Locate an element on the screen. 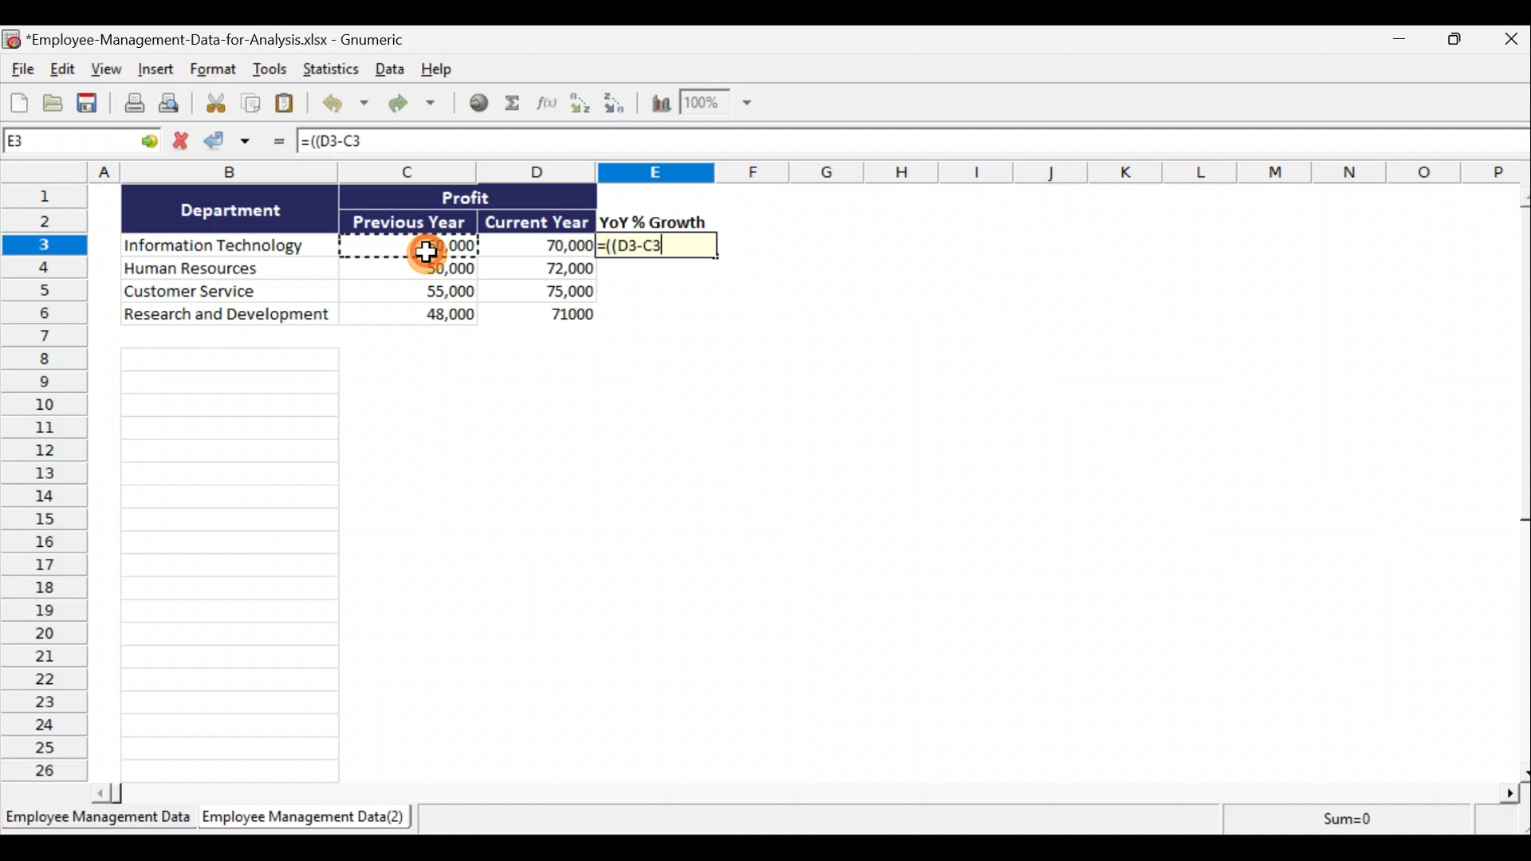  Cut selection is located at coordinates (211, 104).